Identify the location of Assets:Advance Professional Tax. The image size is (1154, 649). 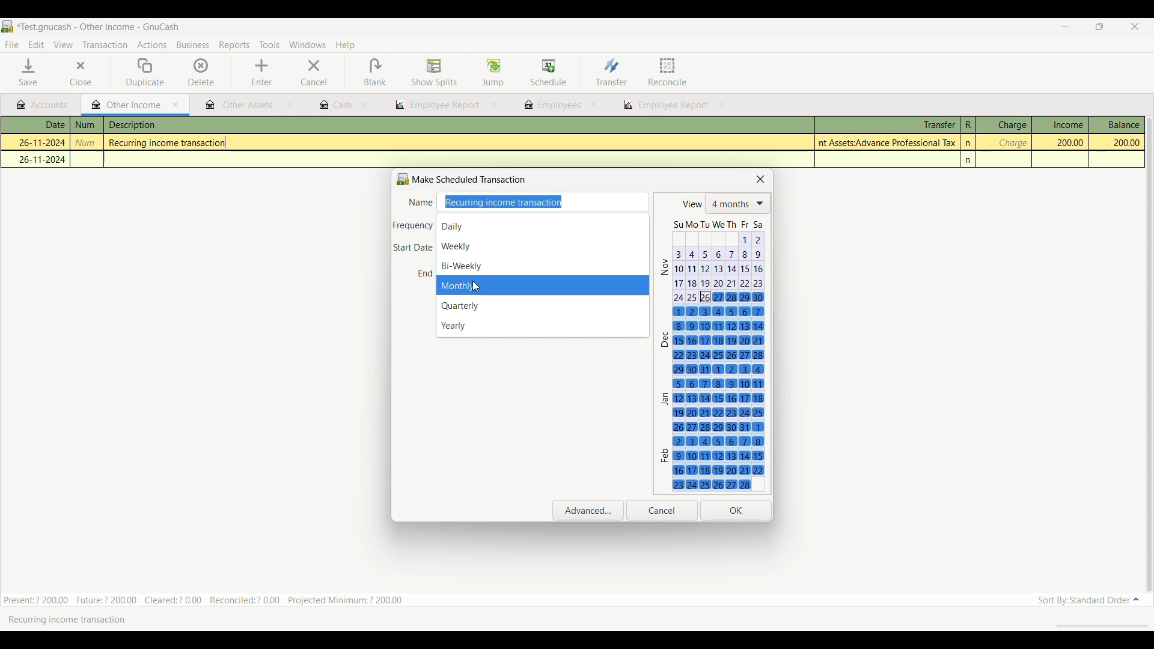
(889, 142).